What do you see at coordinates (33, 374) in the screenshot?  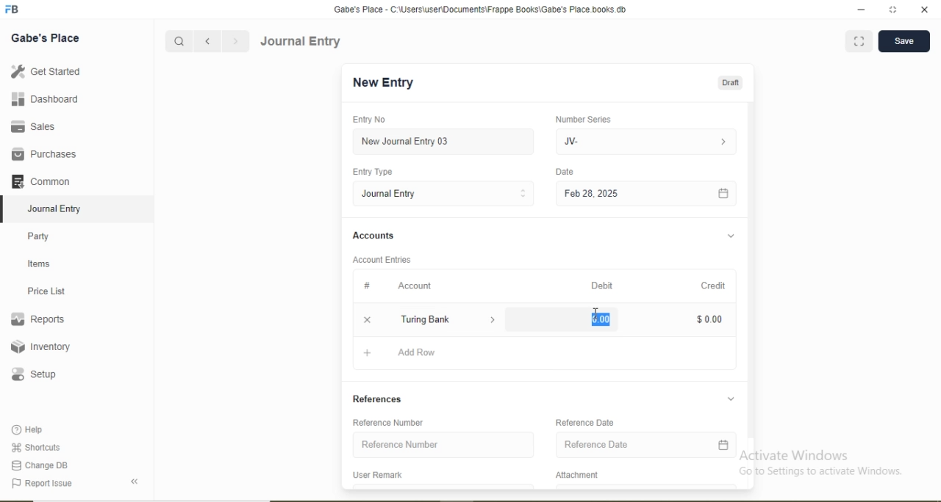 I see `Setup` at bounding box center [33, 374].